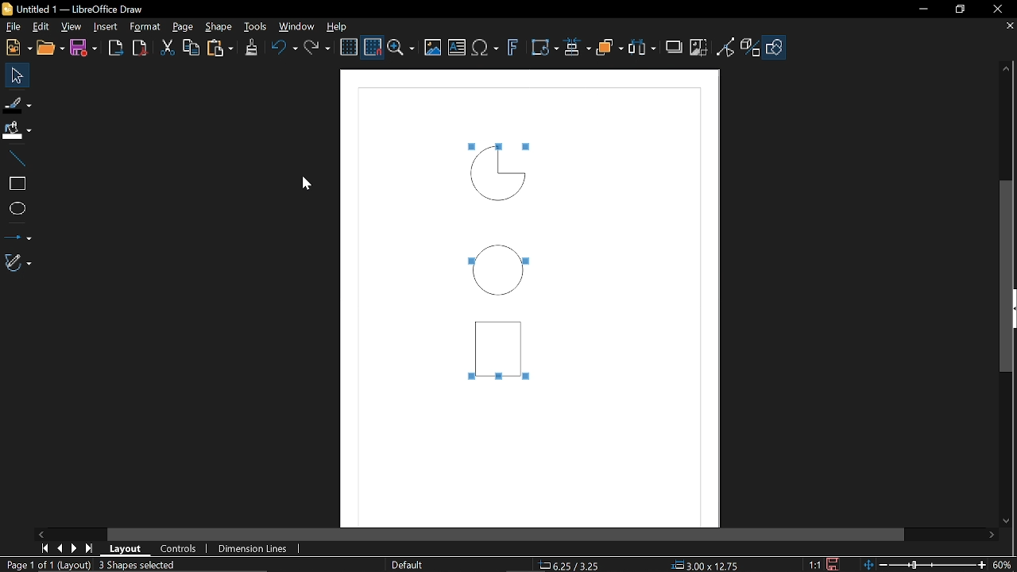  What do you see at coordinates (706, 566) in the screenshot?
I see `3.00x12.75 (object size)` at bounding box center [706, 566].